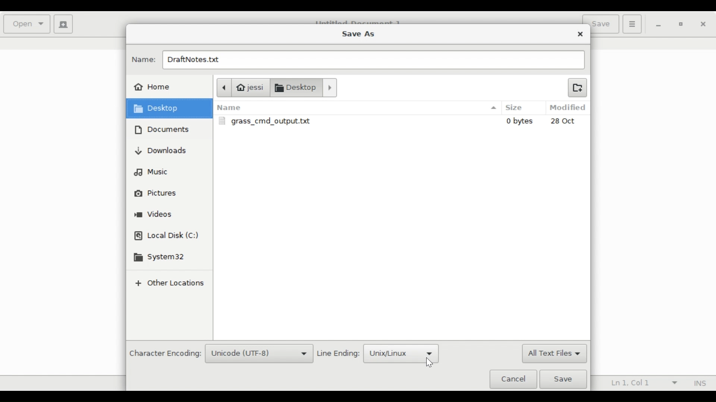  I want to click on Documents, so click(307, 87).